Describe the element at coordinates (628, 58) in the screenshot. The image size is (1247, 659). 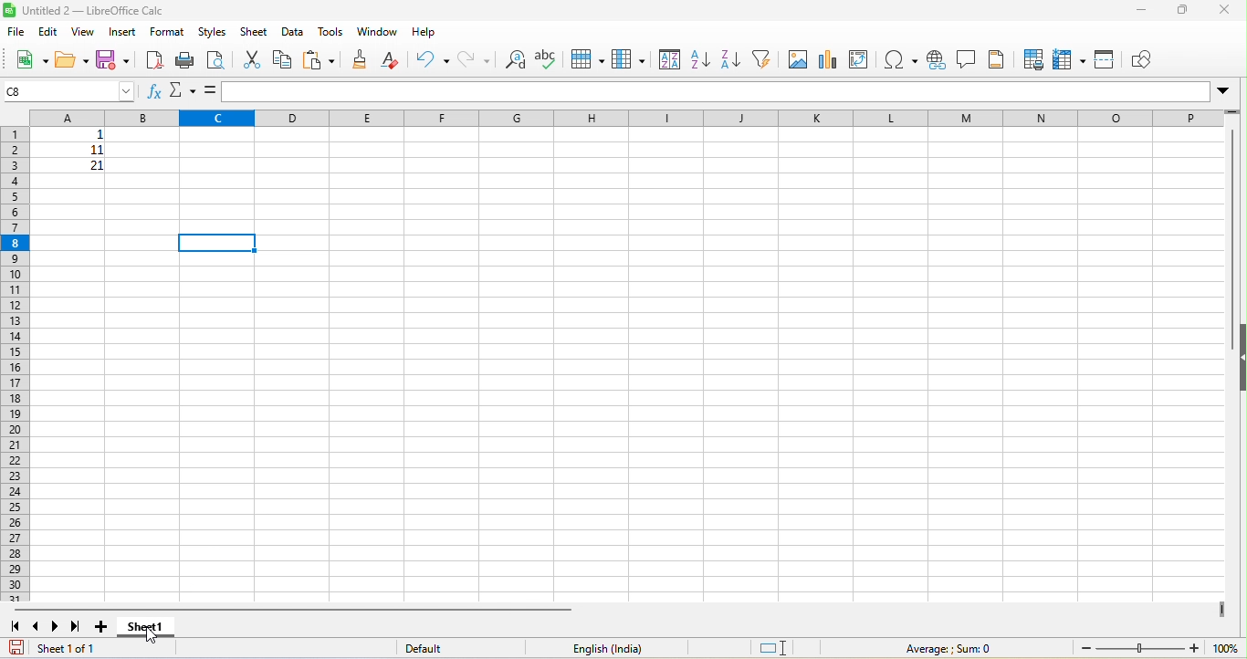
I see `column` at that location.